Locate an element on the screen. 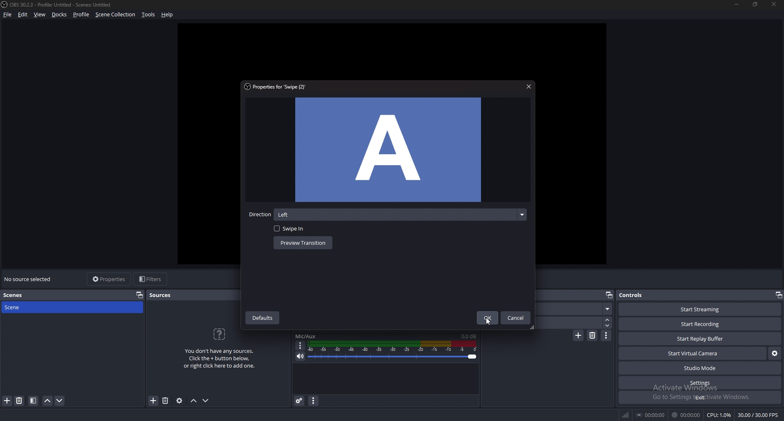 This screenshot has height=421, width=784. advanced audio properties is located at coordinates (299, 401).